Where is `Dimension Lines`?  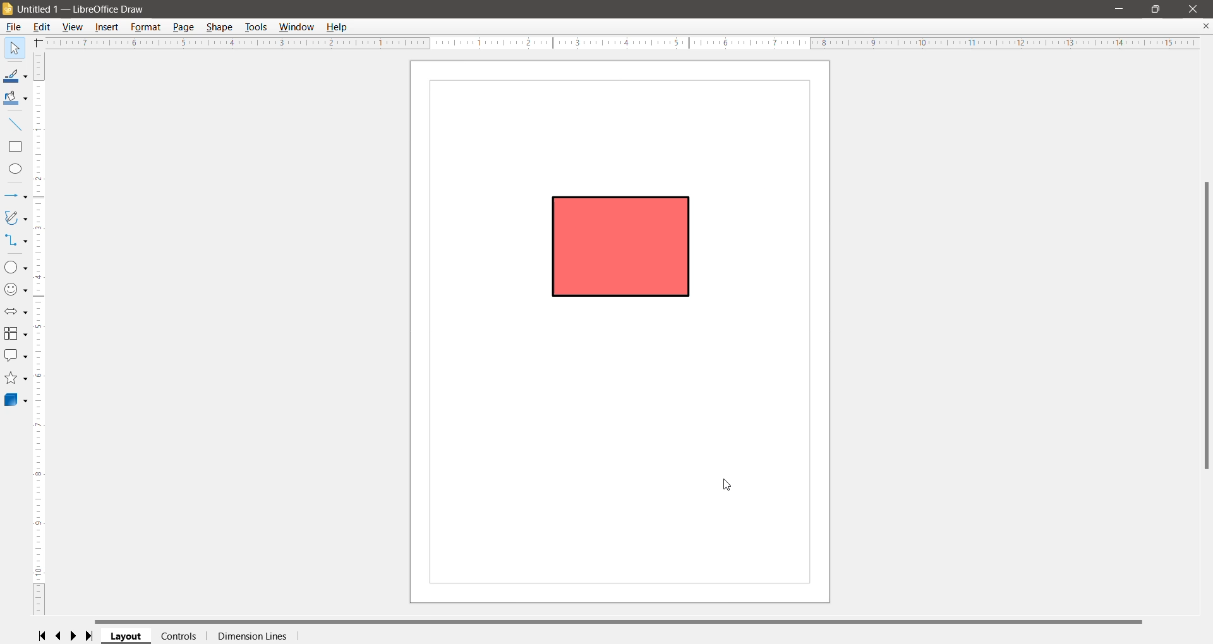
Dimension Lines is located at coordinates (252, 636).